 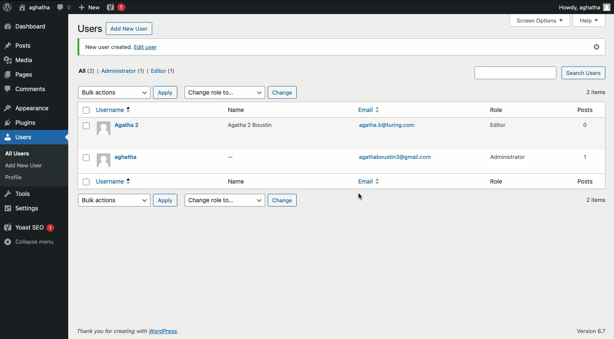 What do you see at coordinates (516, 72) in the screenshot?
I see `Search users` at bounding box center [516, 72].